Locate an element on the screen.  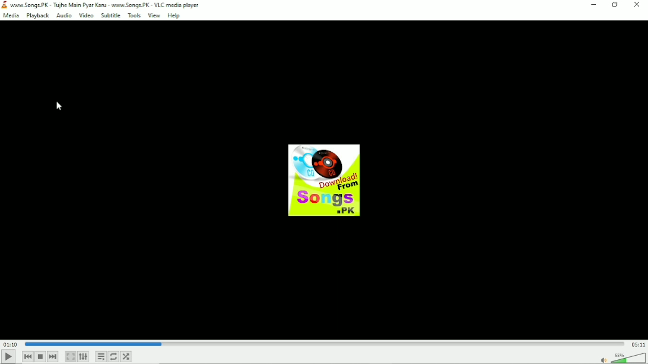
Video is located at coordinates (86, 15).